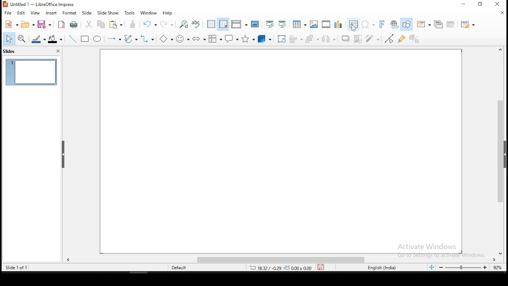 The height and width of the screenshot is (286, 508). I want to click on insert hyperlink, so click(393, 23).